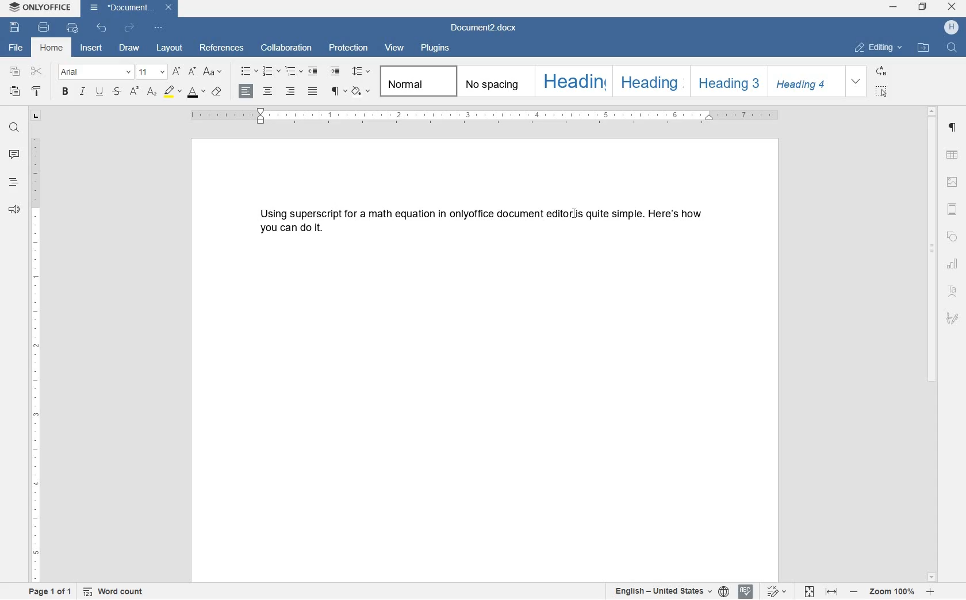 This screenshot has width=966, height=600. Describe the element at coordinates (192, 71) in the screenshot. I see `decrement font size` at that location.